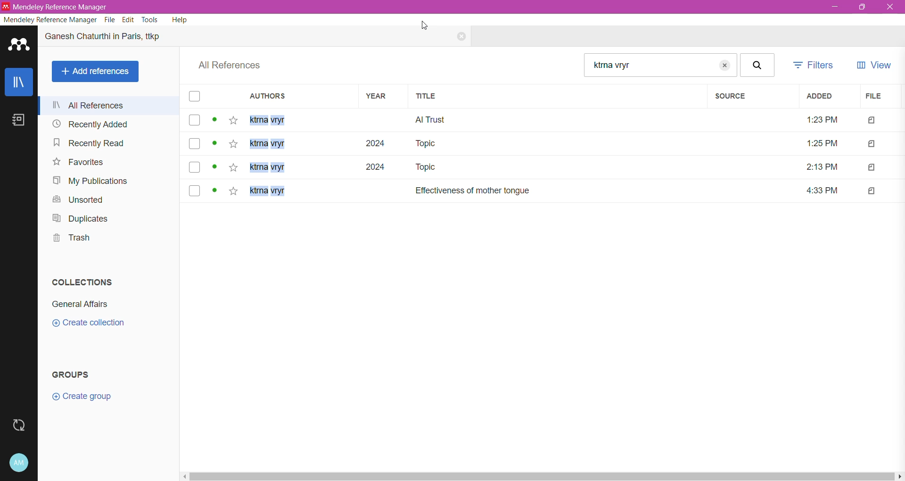 The width and height of the screenshot is (905, 481). I want to click on Title, so click(558, 96).